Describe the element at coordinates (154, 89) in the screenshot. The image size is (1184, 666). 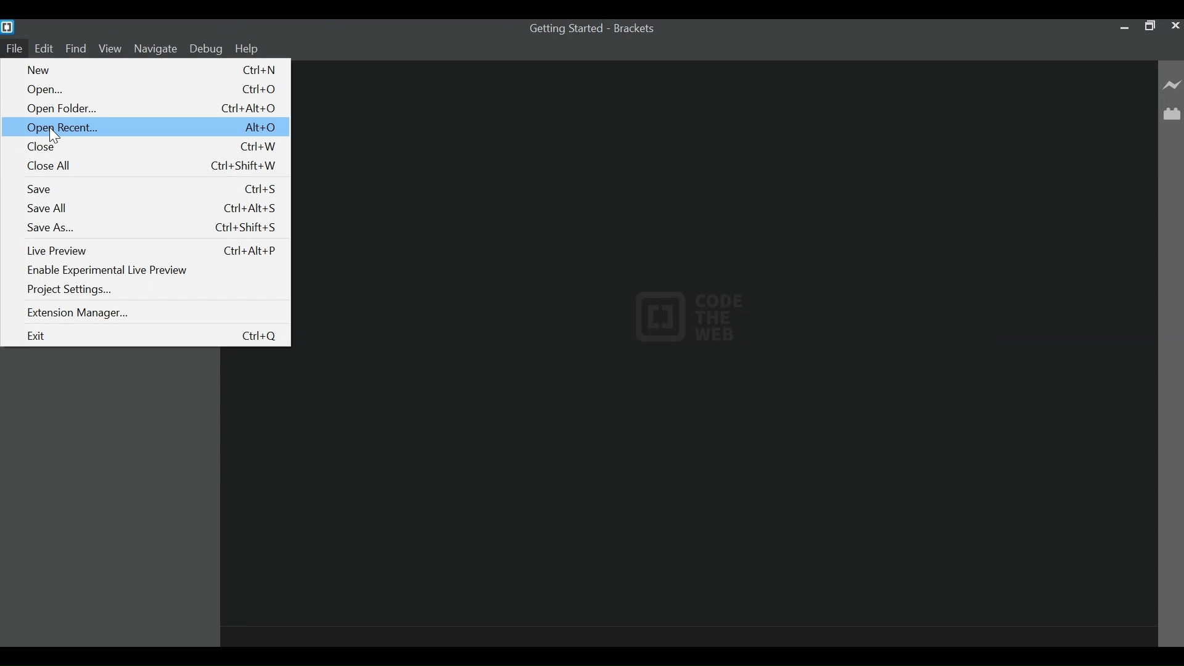
I see `Open` at that location.